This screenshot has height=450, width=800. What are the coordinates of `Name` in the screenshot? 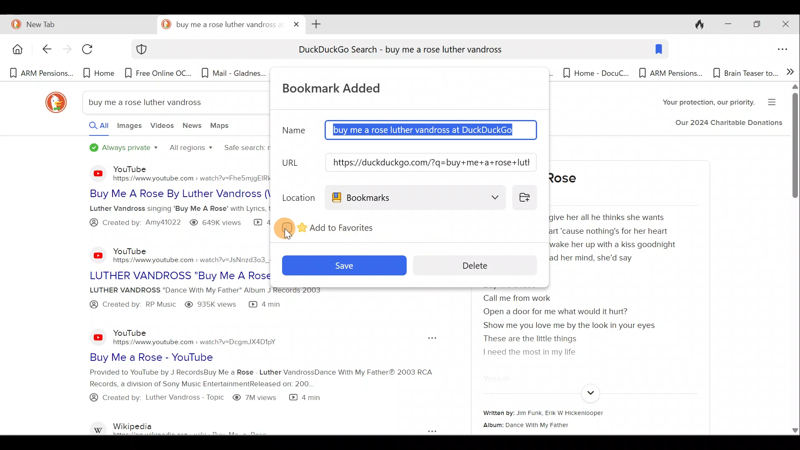 It's located at (293, 134).